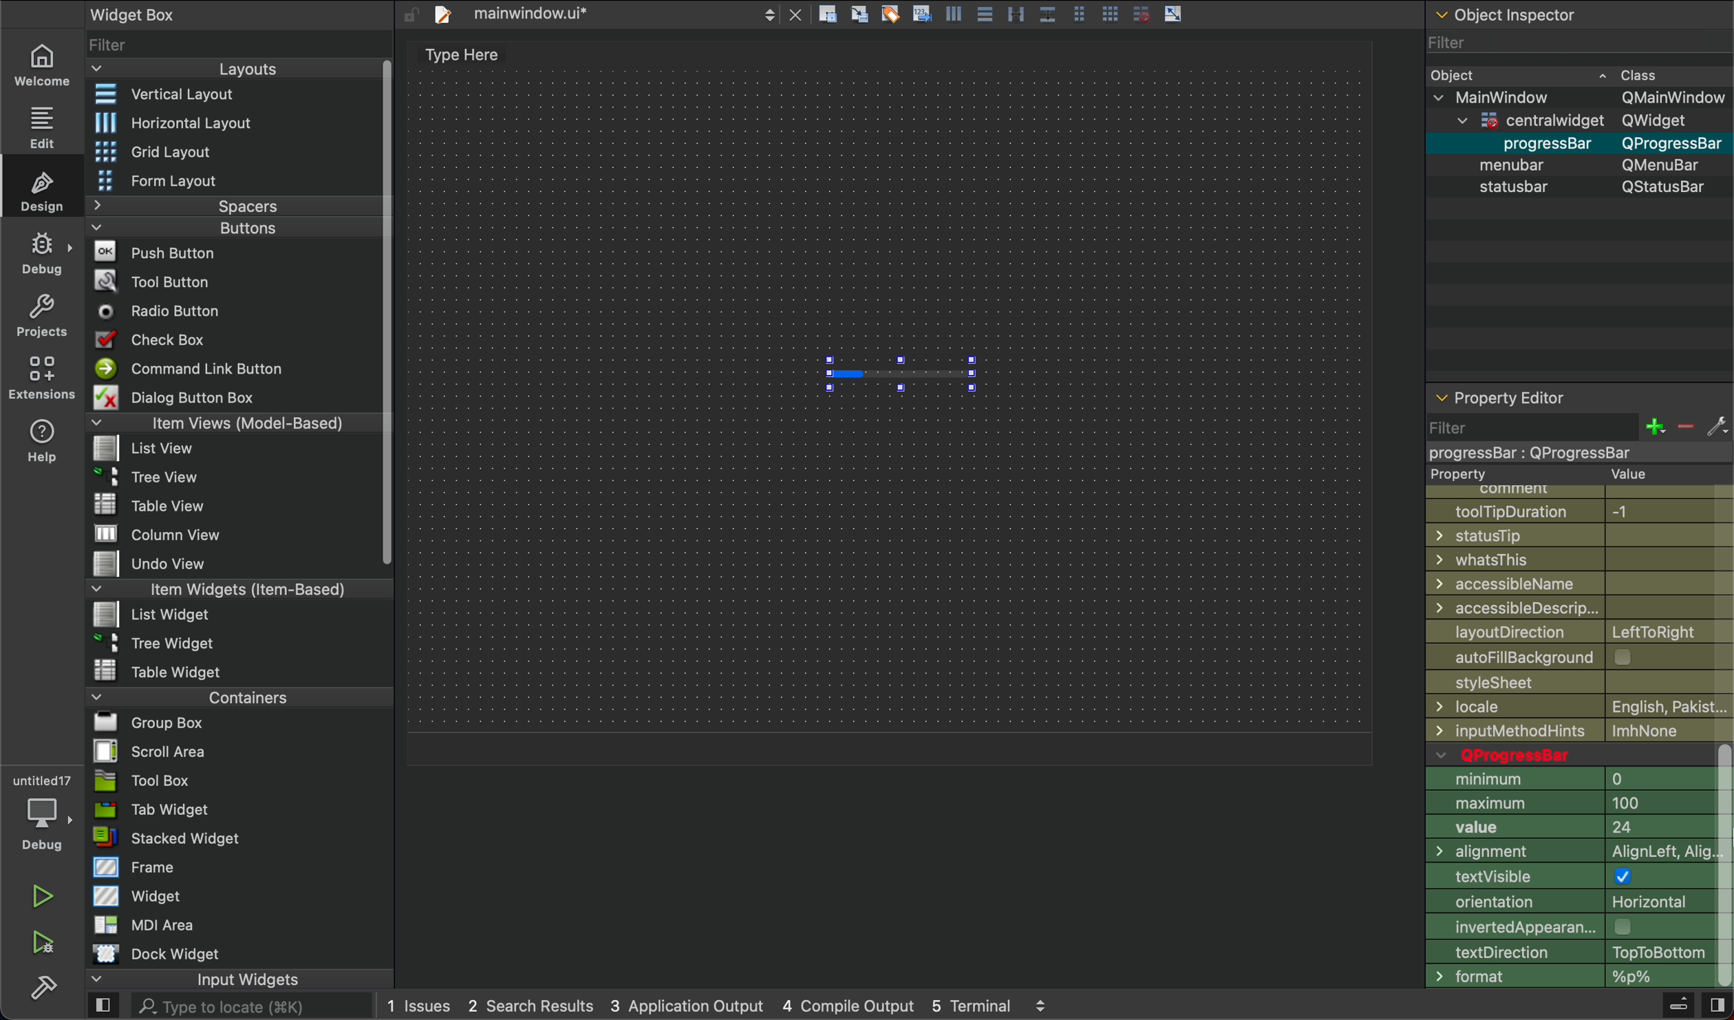  Describe the element at coordinates (41, 810) in the screenshot. I see `debugger` at that location.